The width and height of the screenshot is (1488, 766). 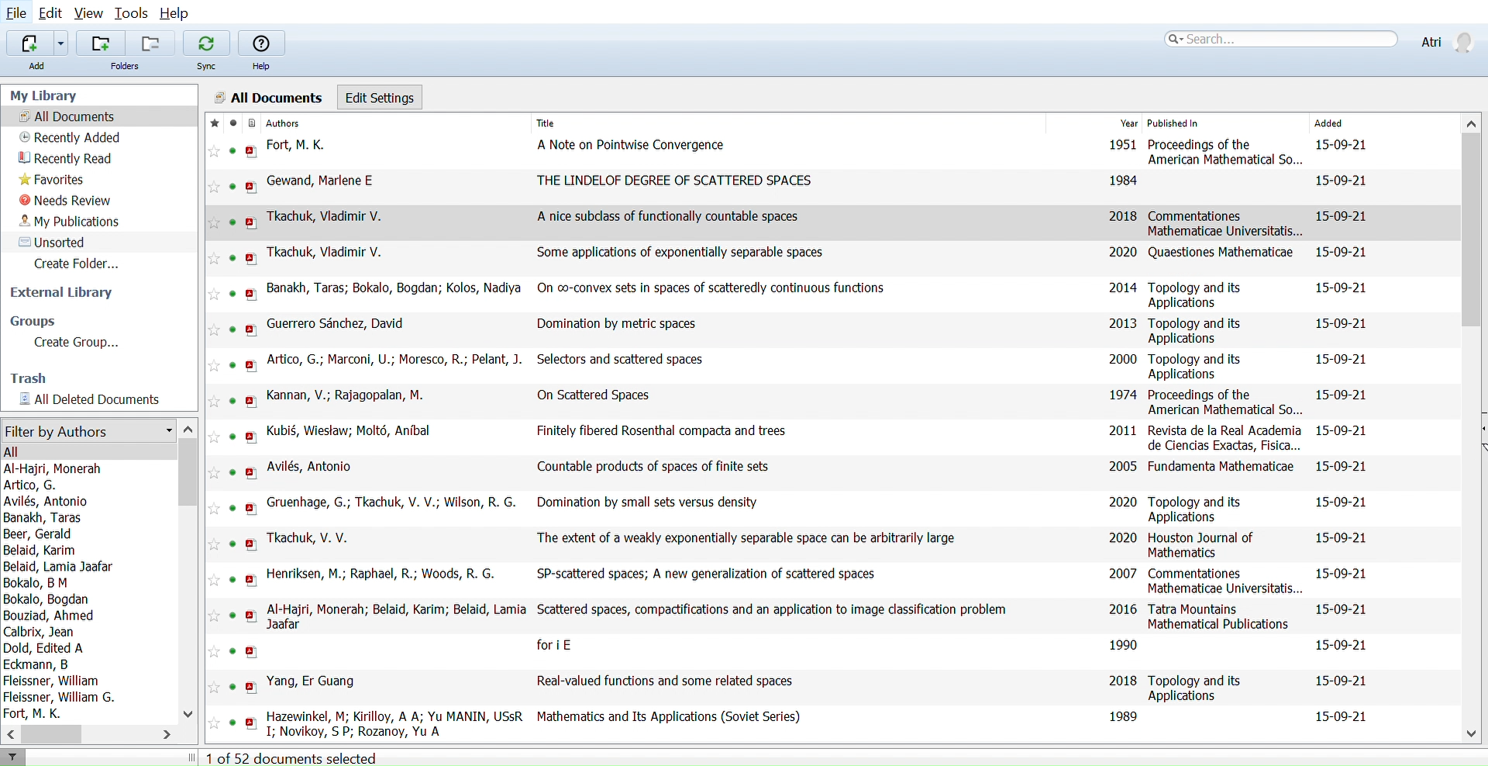 I want to click on Al-Hajri, Monerah; Belaid, Karim; Belaid, Lamia Jaafar, so click(x=398, y=616).